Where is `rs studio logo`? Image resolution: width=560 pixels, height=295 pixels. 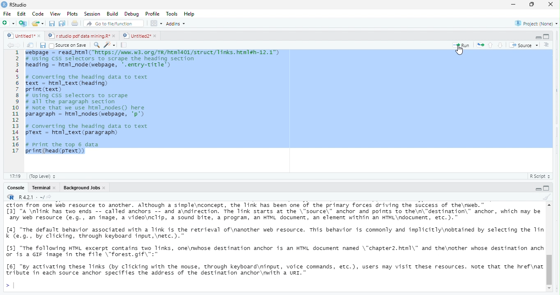 rs studio logo is located at coordinates (4, 4).